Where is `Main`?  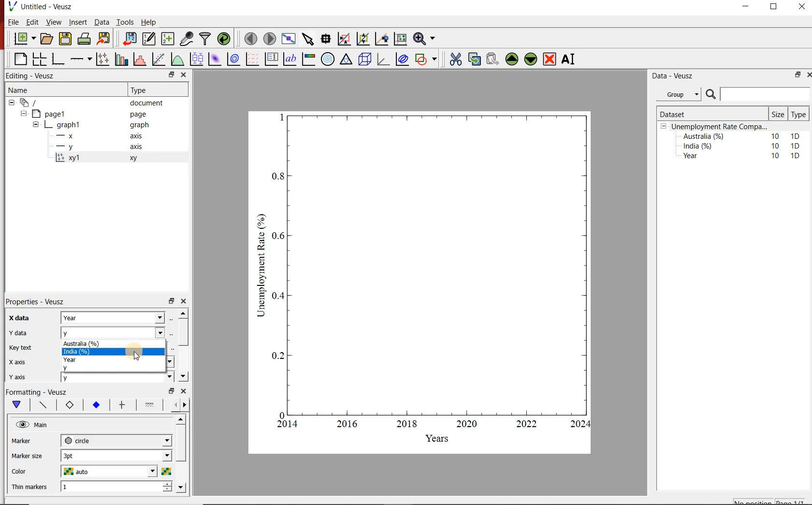
Main is located at coordinates (42, 425).